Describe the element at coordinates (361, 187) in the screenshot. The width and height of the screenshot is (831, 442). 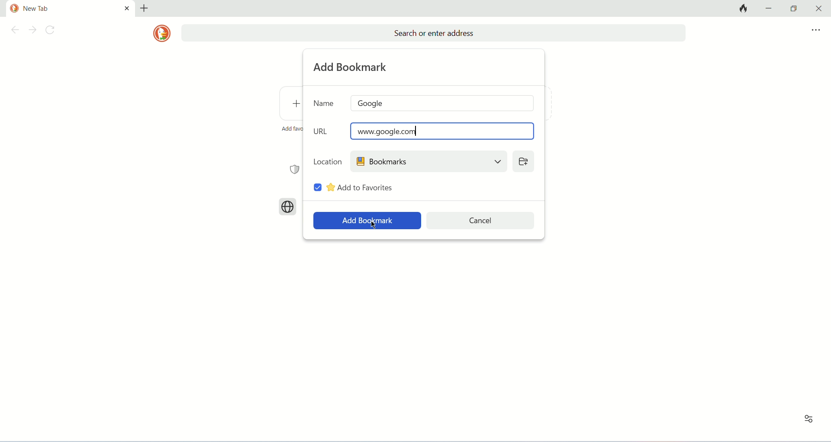
I see `add to favorites` at that location.